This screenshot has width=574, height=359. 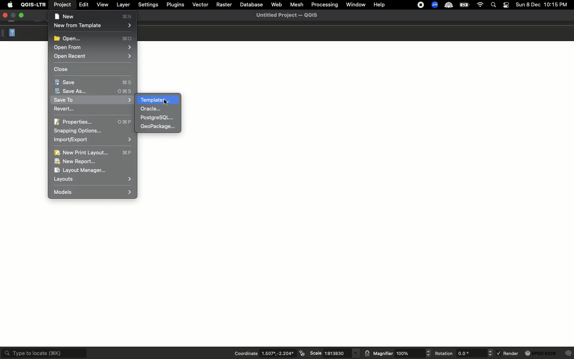 What do you see at coordinates (569, 353) in the screenshot?
I see `` at bounding box center [569, 353].